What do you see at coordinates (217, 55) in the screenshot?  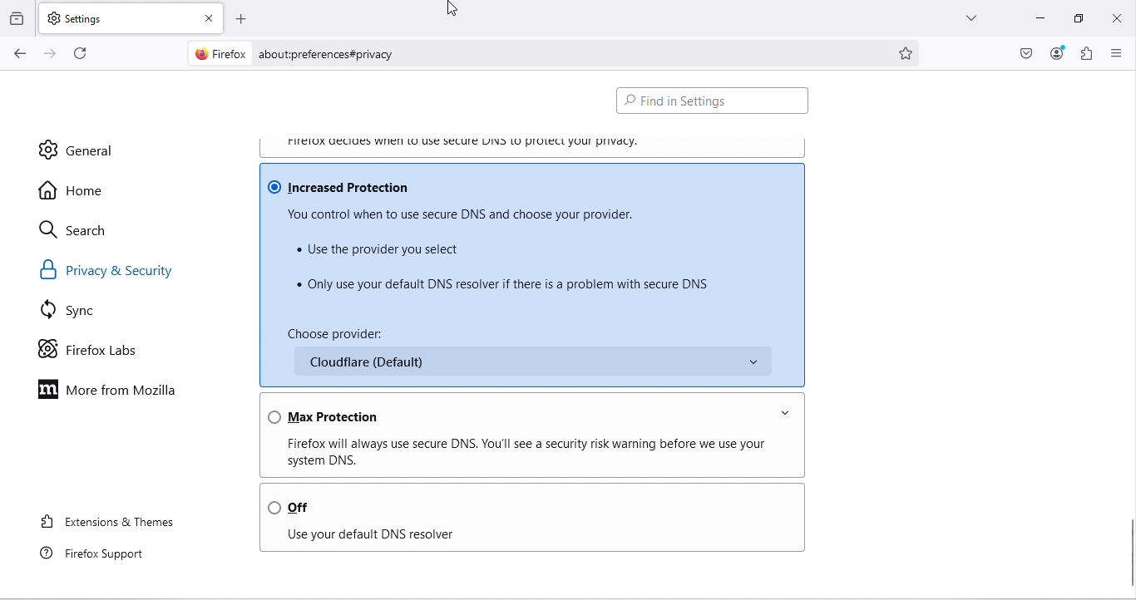 I see `Firefox` at bounding box center [217, 55].